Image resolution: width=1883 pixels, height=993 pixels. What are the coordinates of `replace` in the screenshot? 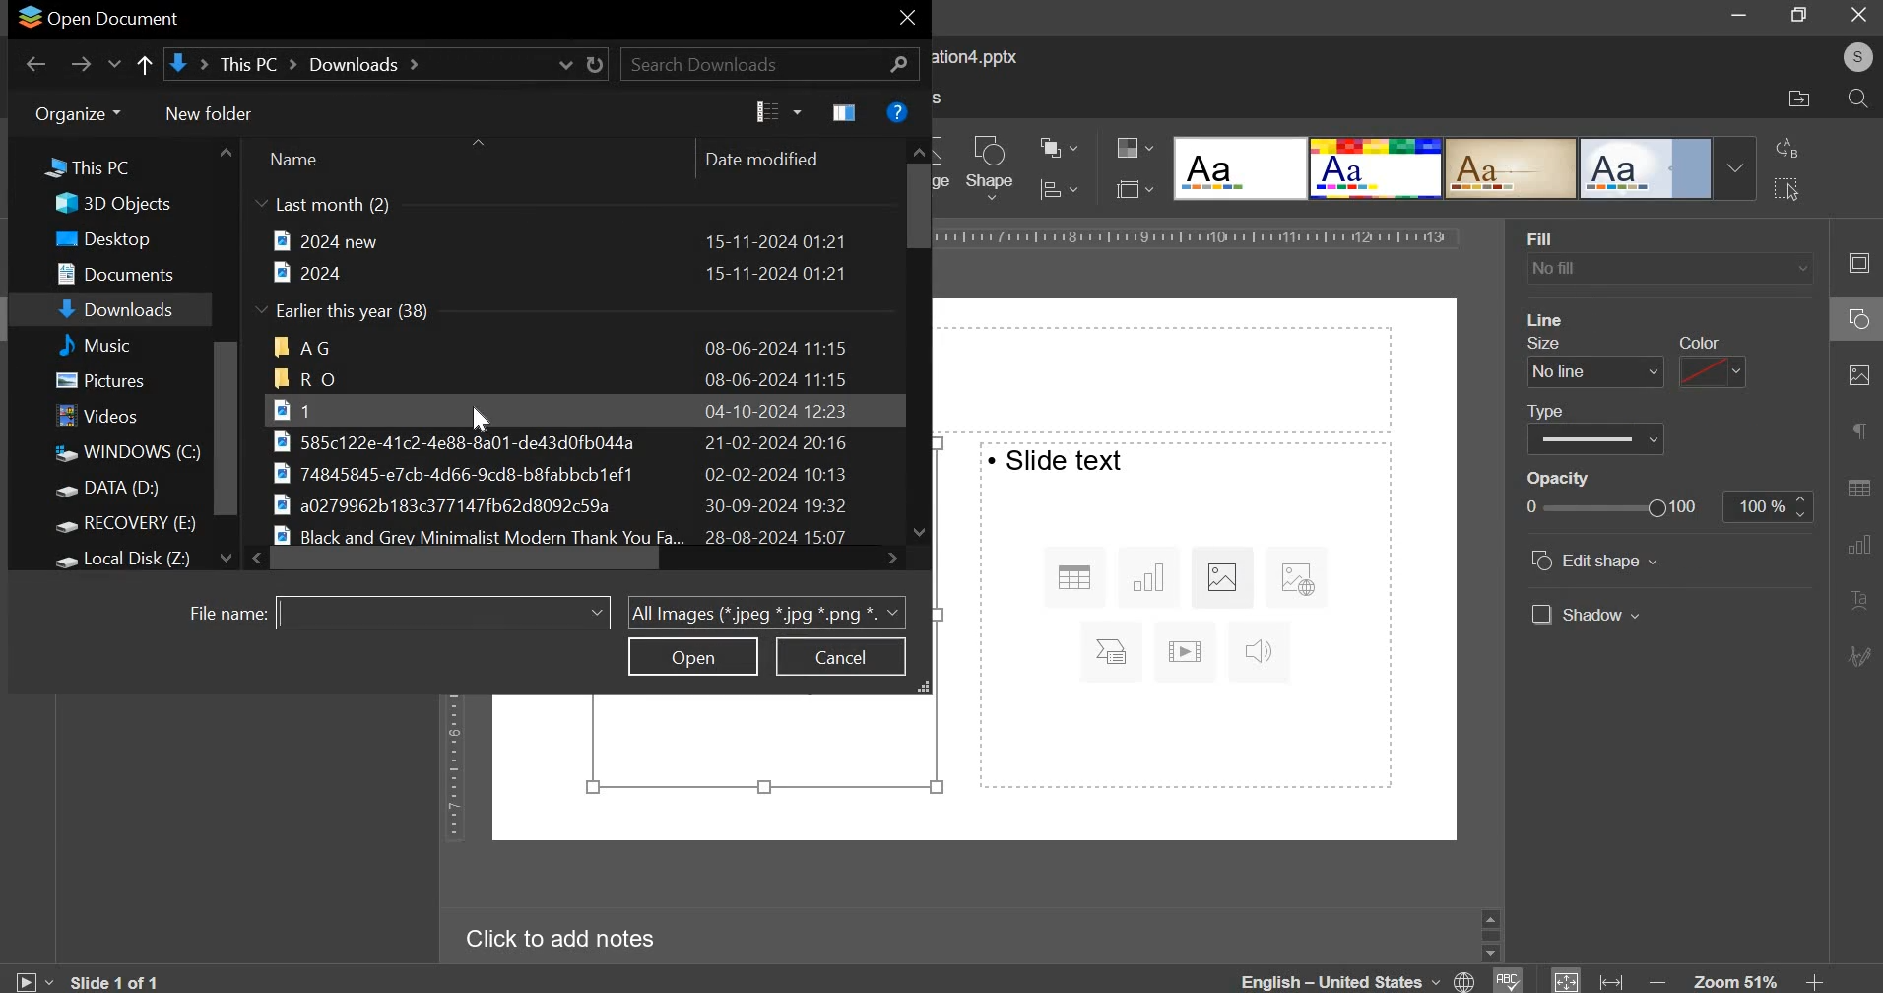 It's located at (1787, 148).